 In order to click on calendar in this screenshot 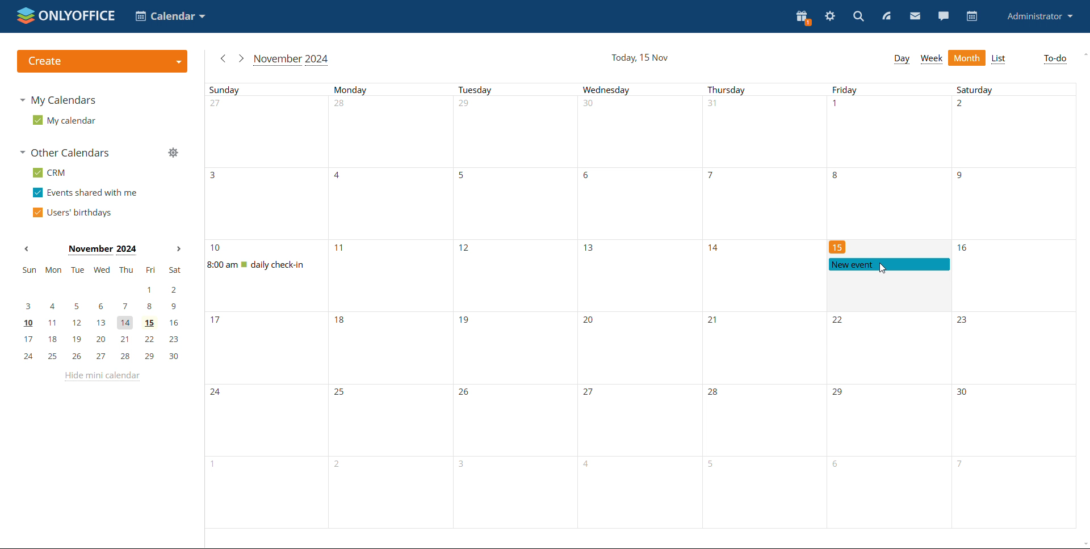, I will do `click(971, 16)`.